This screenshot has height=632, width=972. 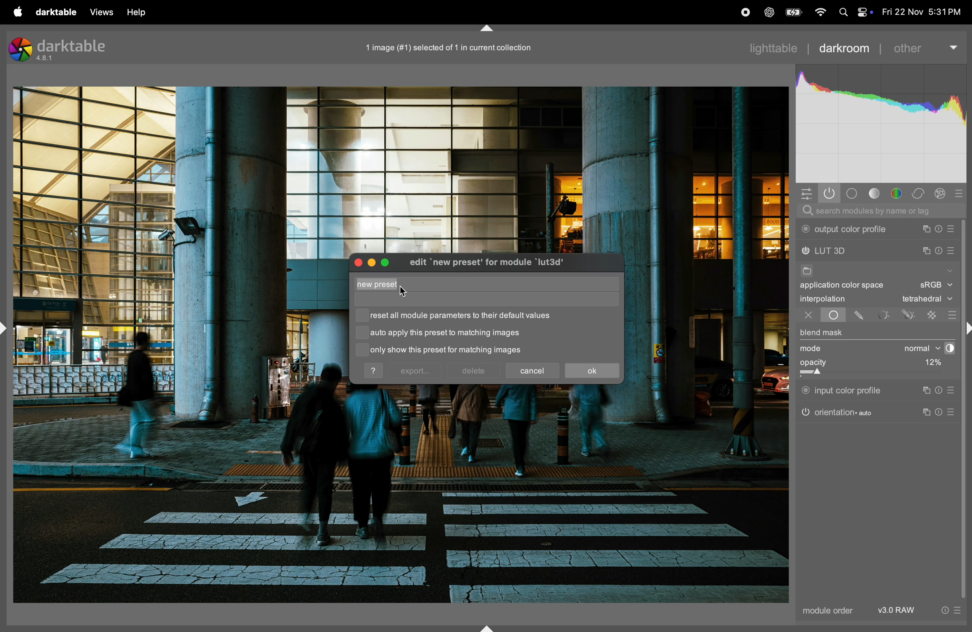 I want to click on Srgb, so click(x=936, y=285).